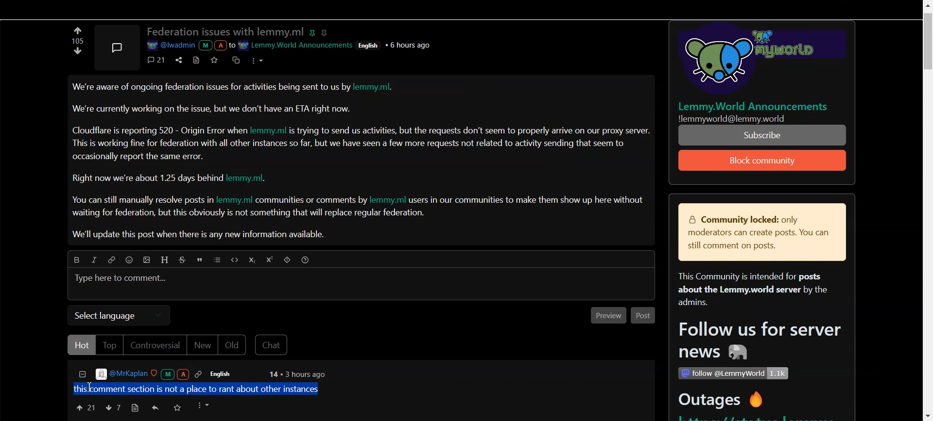  What do you see at coordinates (93, 388) in the screenshot?
I see `Cursor` at bounding box center [93, 388].